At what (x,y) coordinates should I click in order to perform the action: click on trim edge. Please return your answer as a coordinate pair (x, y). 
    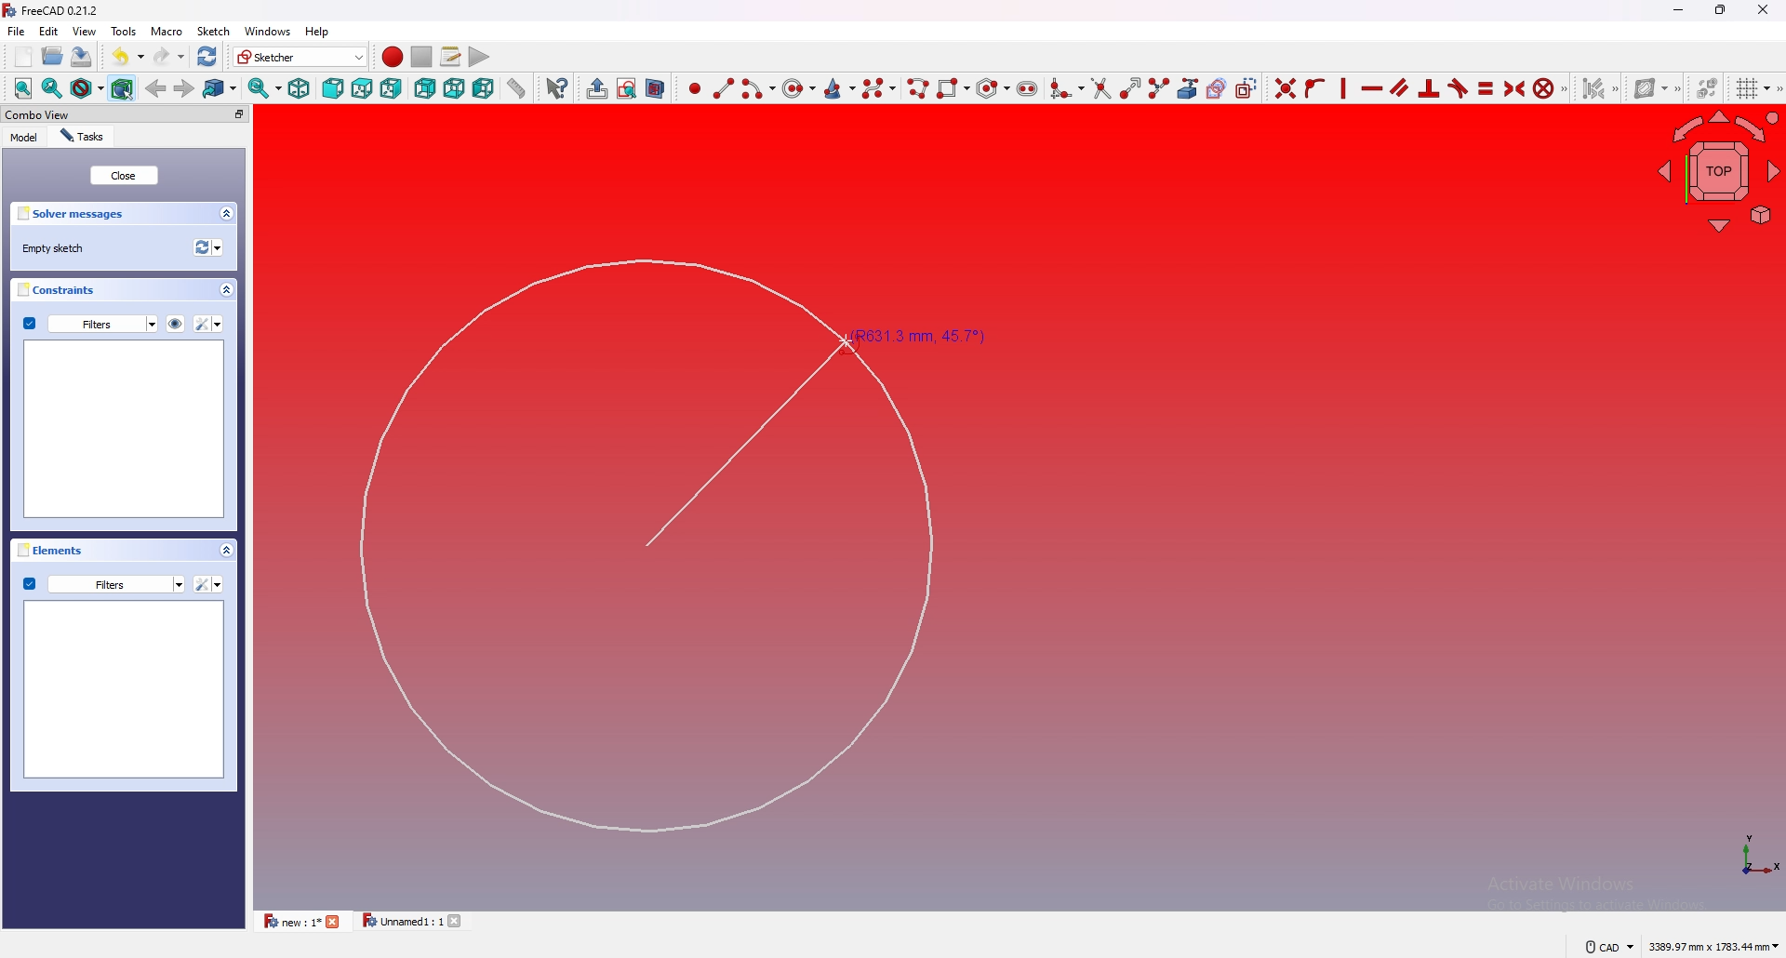
    Looking at the image, I should click on (1099, 86).